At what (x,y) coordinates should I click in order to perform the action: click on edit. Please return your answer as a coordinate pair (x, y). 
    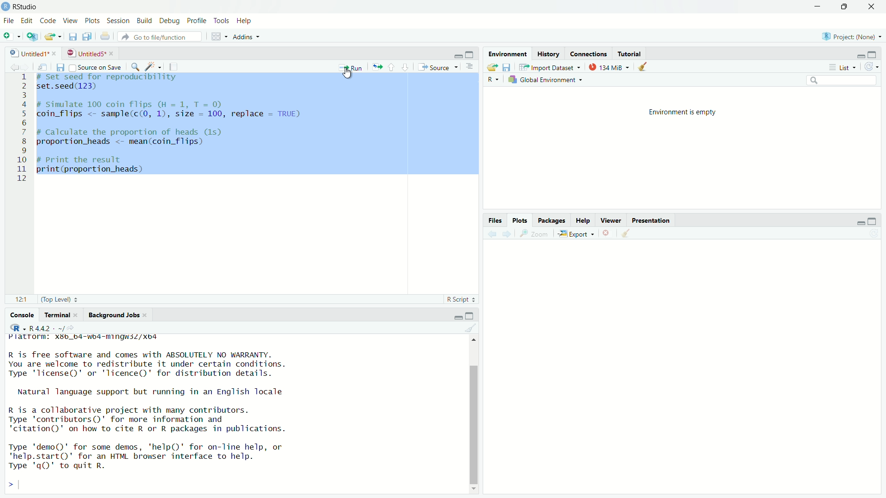
    Looking at the image, I should click on (27, 20).